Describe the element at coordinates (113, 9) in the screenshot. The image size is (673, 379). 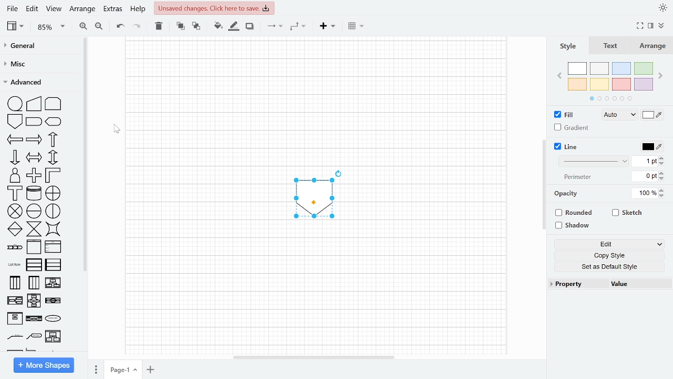
I see `Extras` at that location.